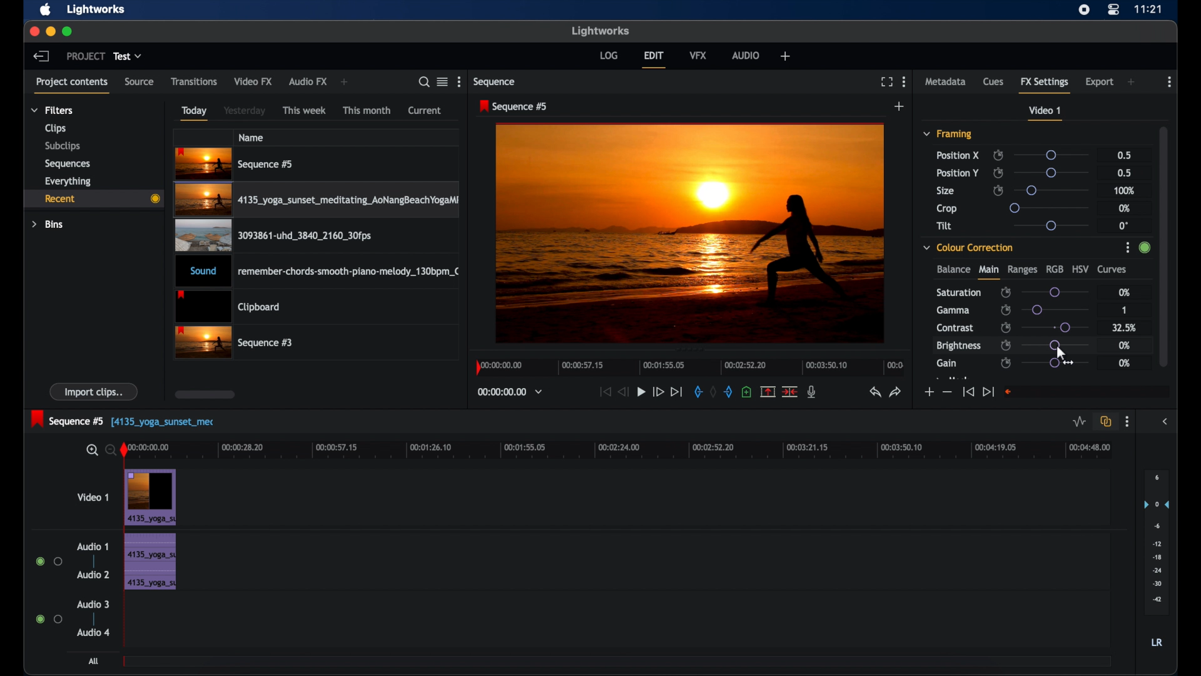 The height and width of the screenshot is (676, 1201). Describe the element at coordinates (1123, 226) in the screenshot. I see `0` at that location.